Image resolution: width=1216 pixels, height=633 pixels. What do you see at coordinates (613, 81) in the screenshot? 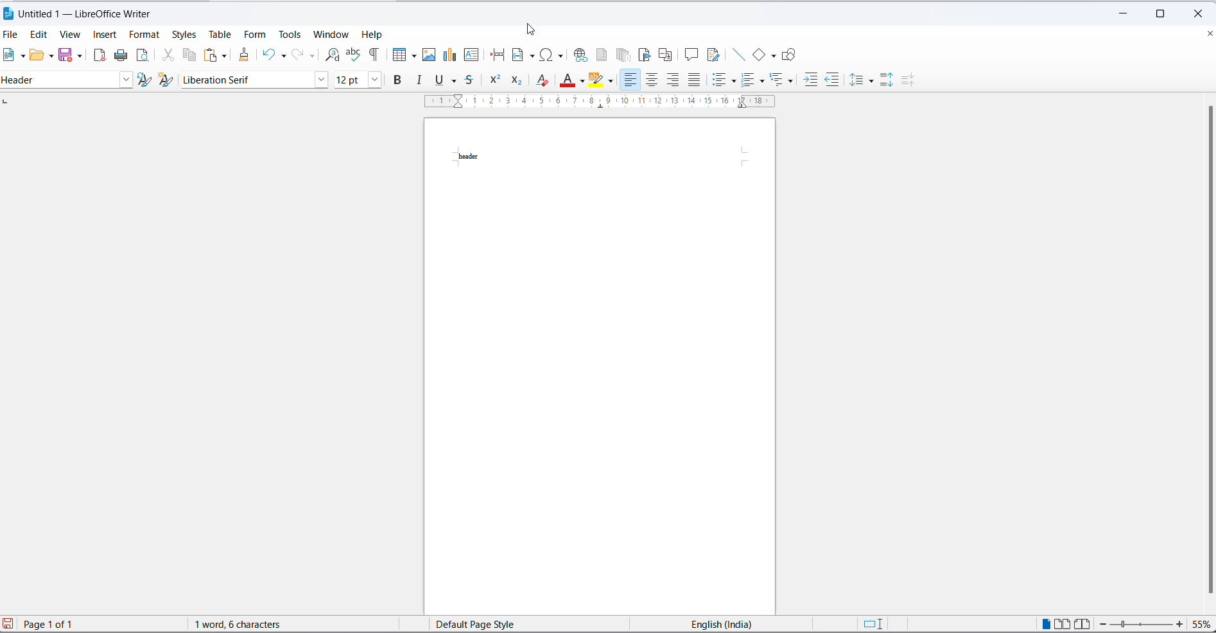
I see `character highlighting options` at bounding box center [613, 81].